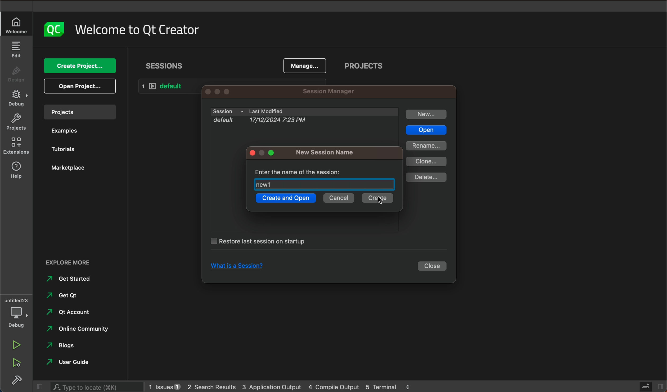 This screenshot has width=667, height=392. Describe the element at coordinates (71, 279) in the screenshot. I see `get started` at that location.